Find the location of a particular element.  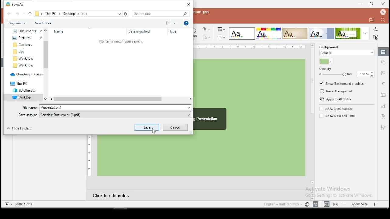

Organize is located at coordinates (18, 23).